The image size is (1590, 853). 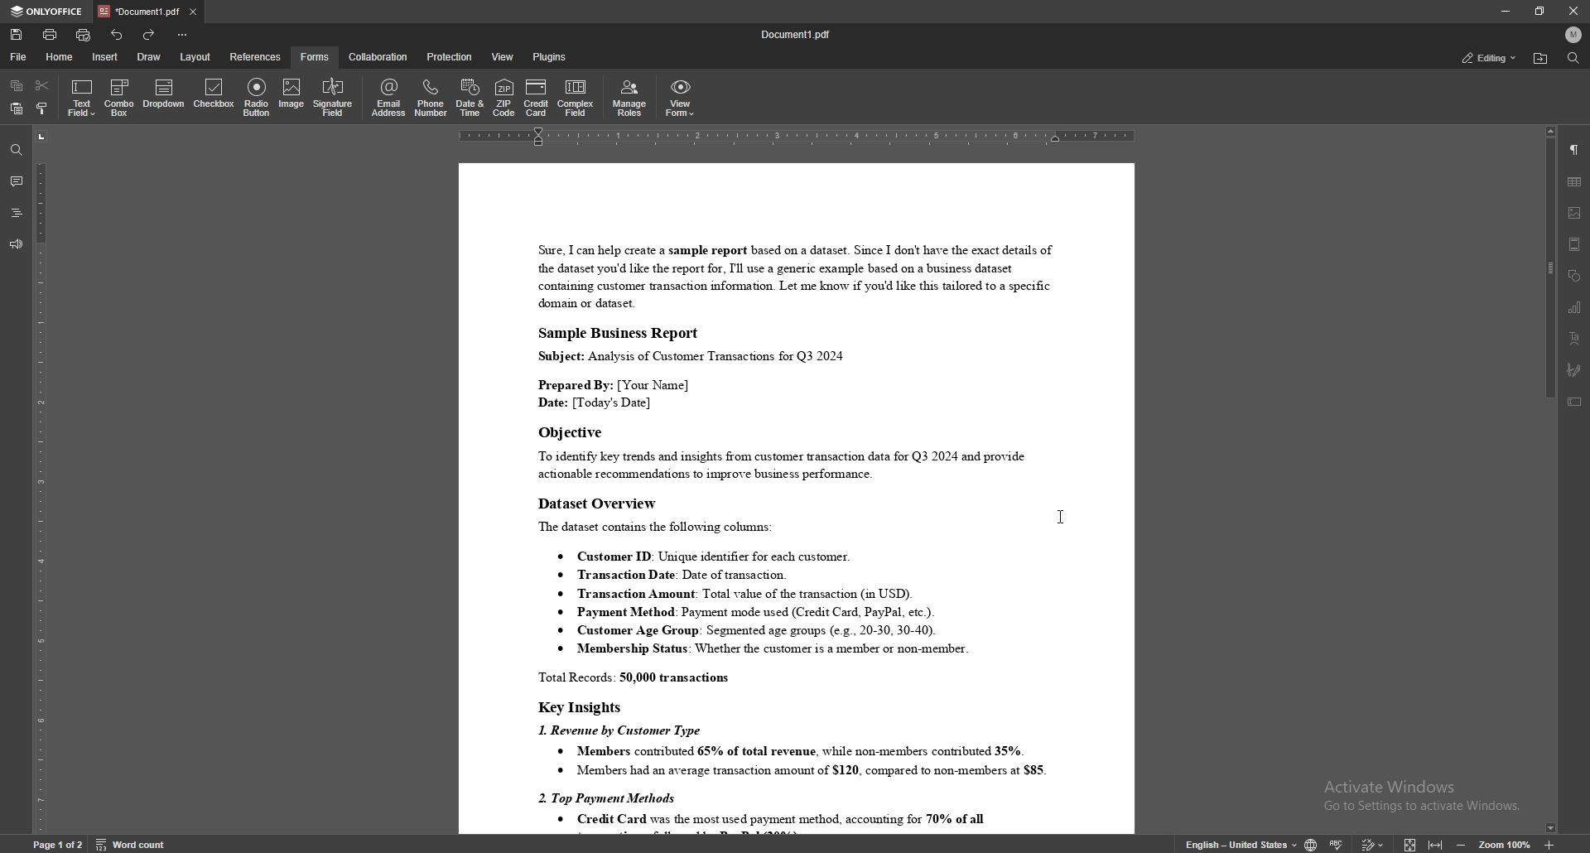 I want to click on quick print, so click(x=85, y=35).